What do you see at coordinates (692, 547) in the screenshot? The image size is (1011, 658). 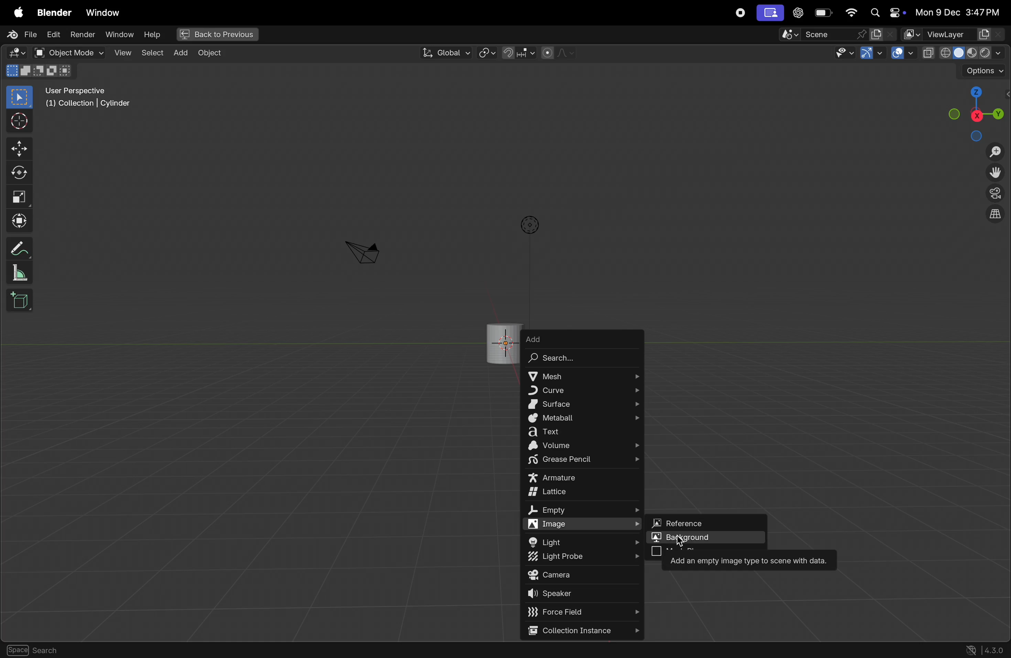 I see `cursor` at bounding box center [692, 547].